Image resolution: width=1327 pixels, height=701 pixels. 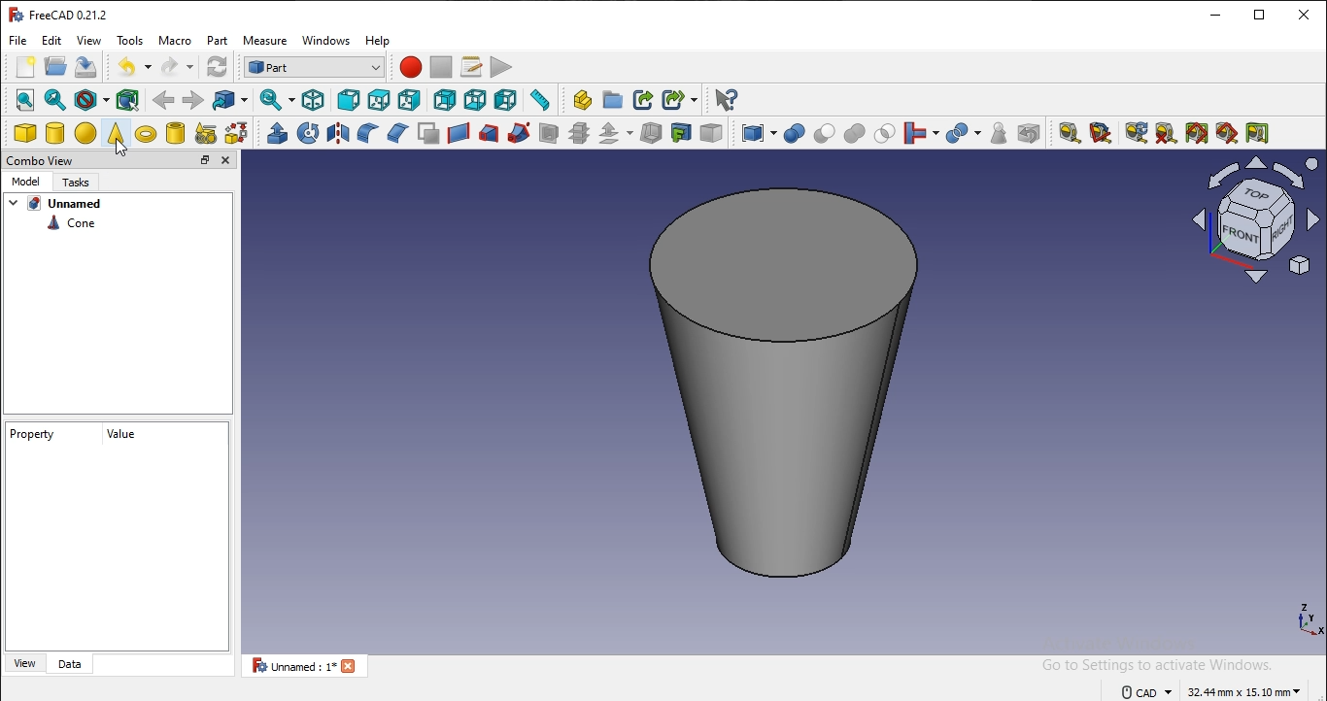 I want to click on windows, so click(x=326, y=41).